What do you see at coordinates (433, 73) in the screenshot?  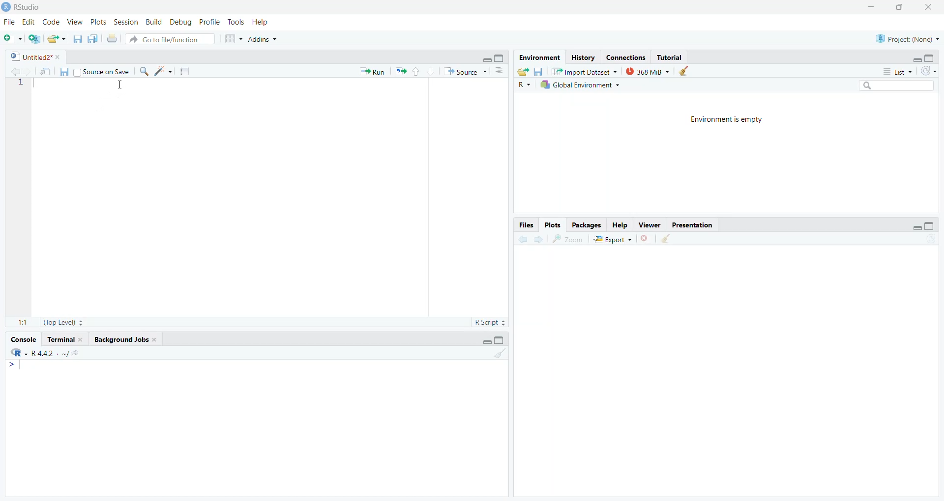 I see `downward` at bounding box center [433, 73].